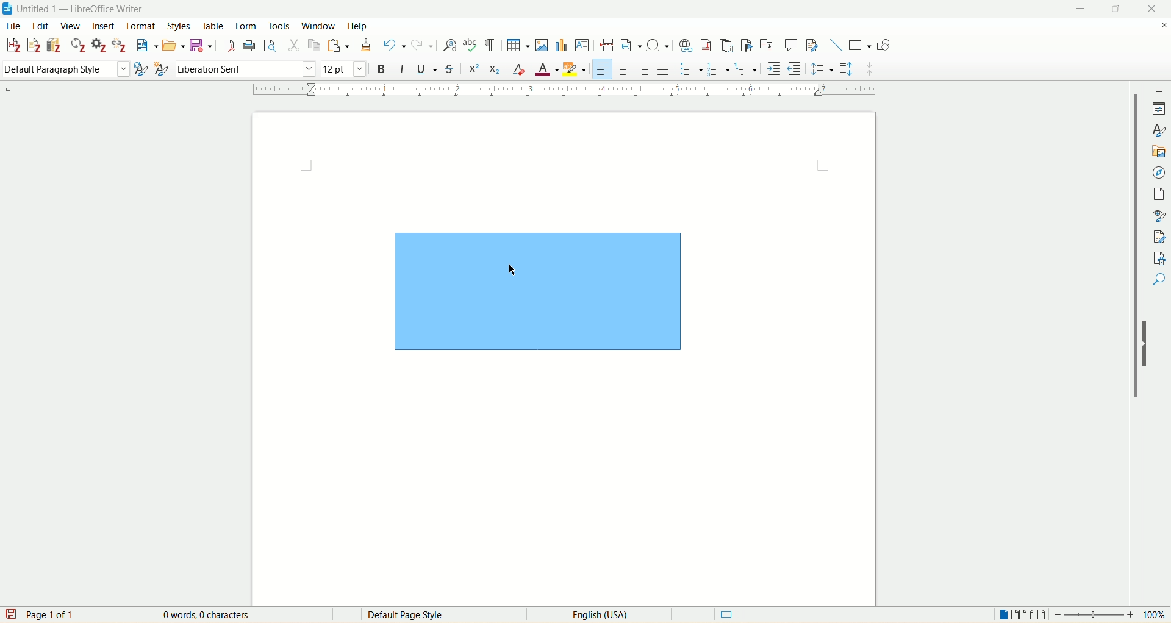 Image resolution: width=1171 pixels, height=623 pixels. Describe the element at coordinates (10, 614) in the screenshot. I see `save` at that location.